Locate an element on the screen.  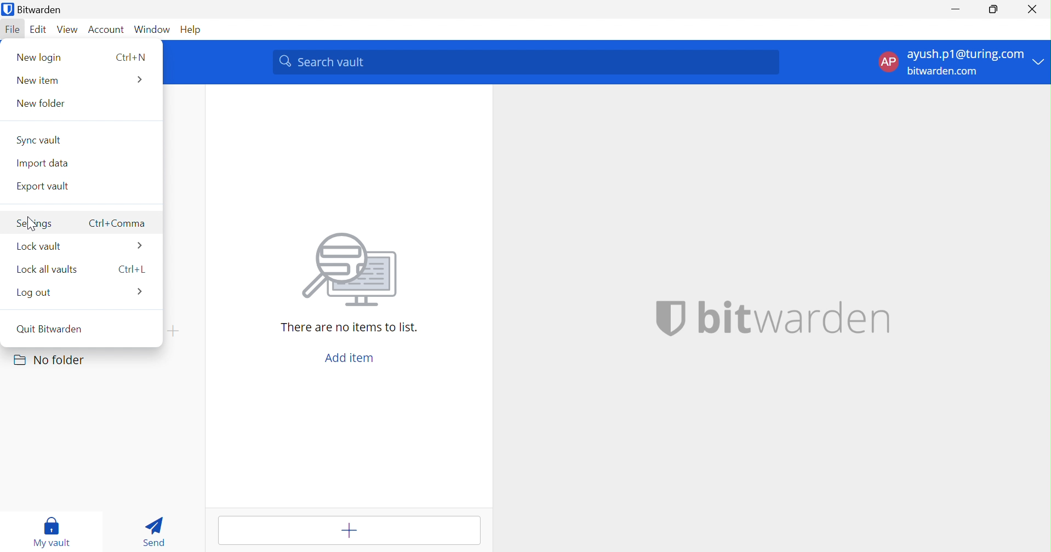
Account settings  is located at coordinates (961, 61).